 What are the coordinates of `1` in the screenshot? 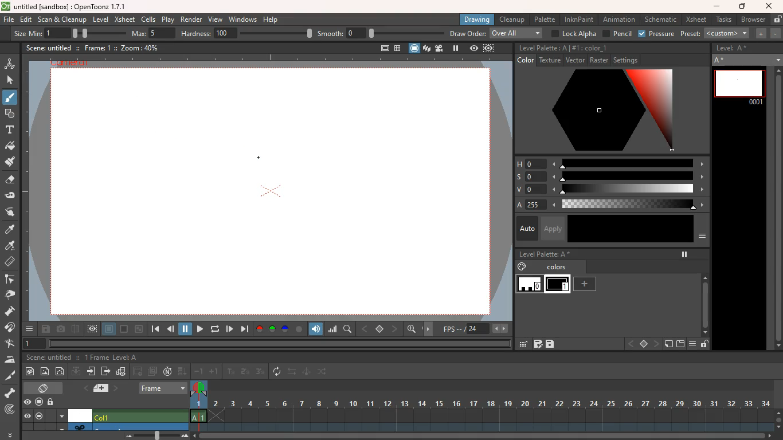 It's located at (231, 371).